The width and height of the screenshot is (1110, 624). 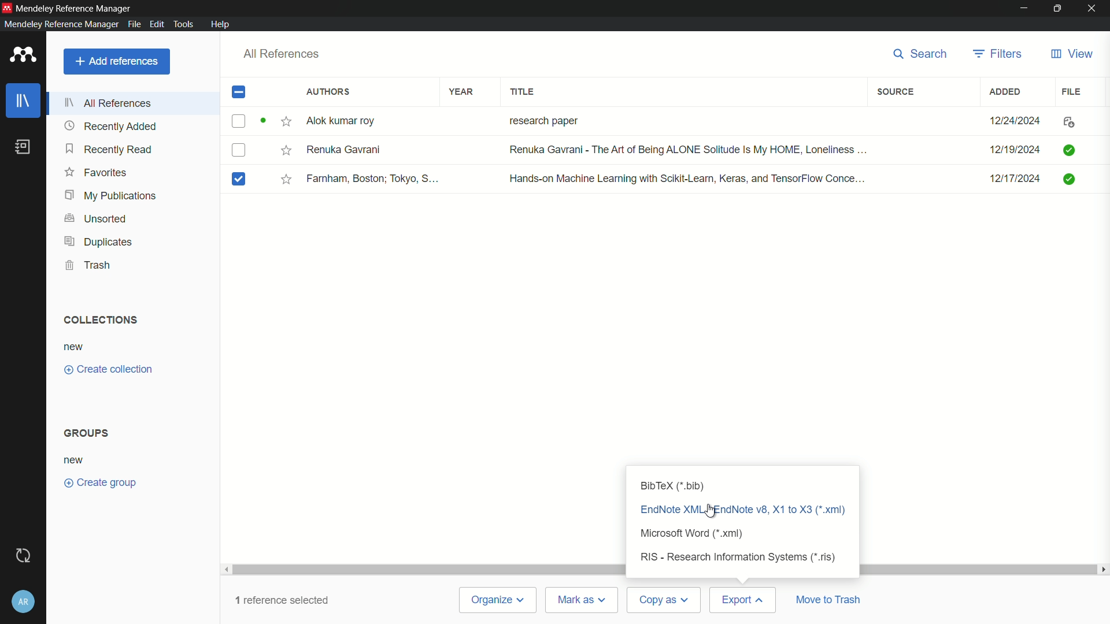 I want to click on tools menu, so click(x=184, y=24).